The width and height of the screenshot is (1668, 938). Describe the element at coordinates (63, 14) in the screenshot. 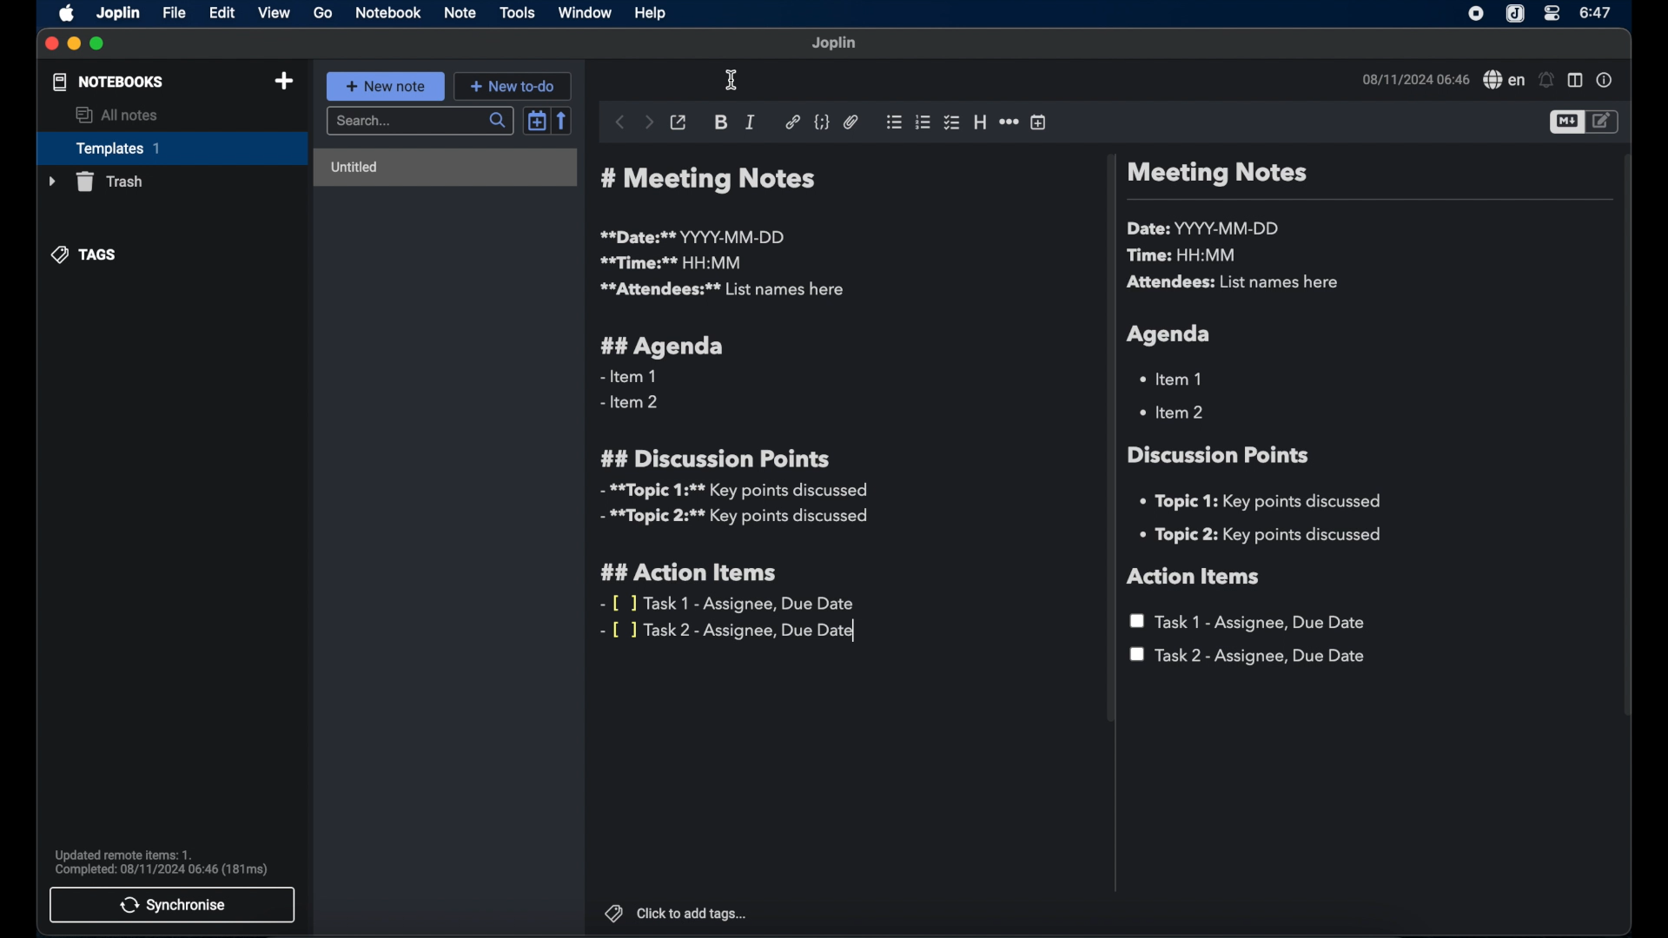

I see `apple icon` at that location.